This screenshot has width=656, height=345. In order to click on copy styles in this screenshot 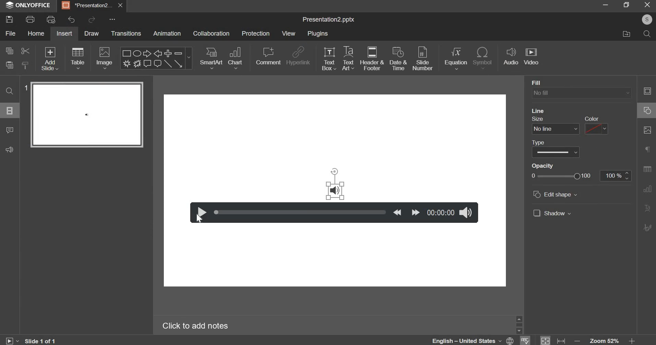, I will do `click(26, 65)`.